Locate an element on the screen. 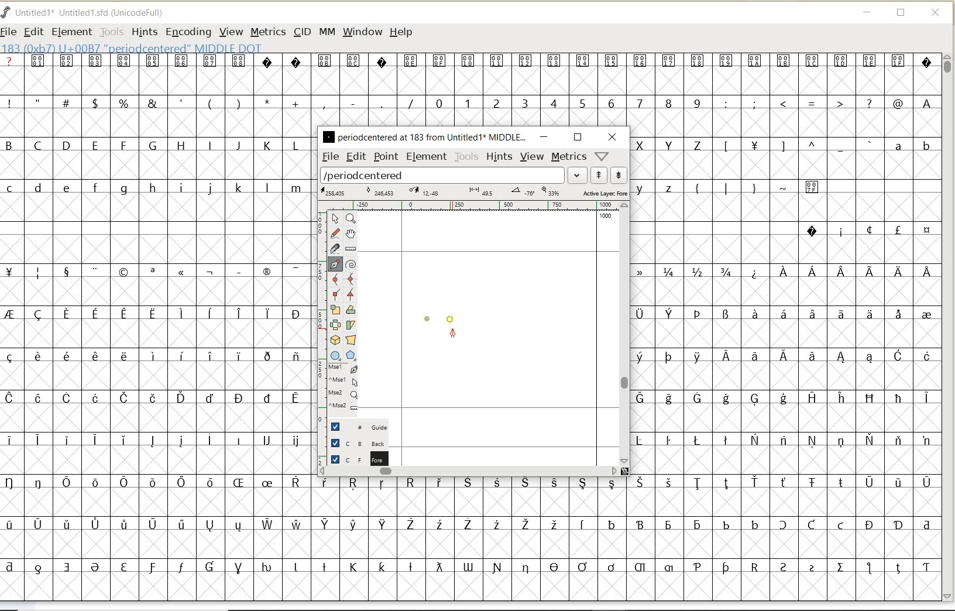  polygon or star is located at coordinates (352, 356).